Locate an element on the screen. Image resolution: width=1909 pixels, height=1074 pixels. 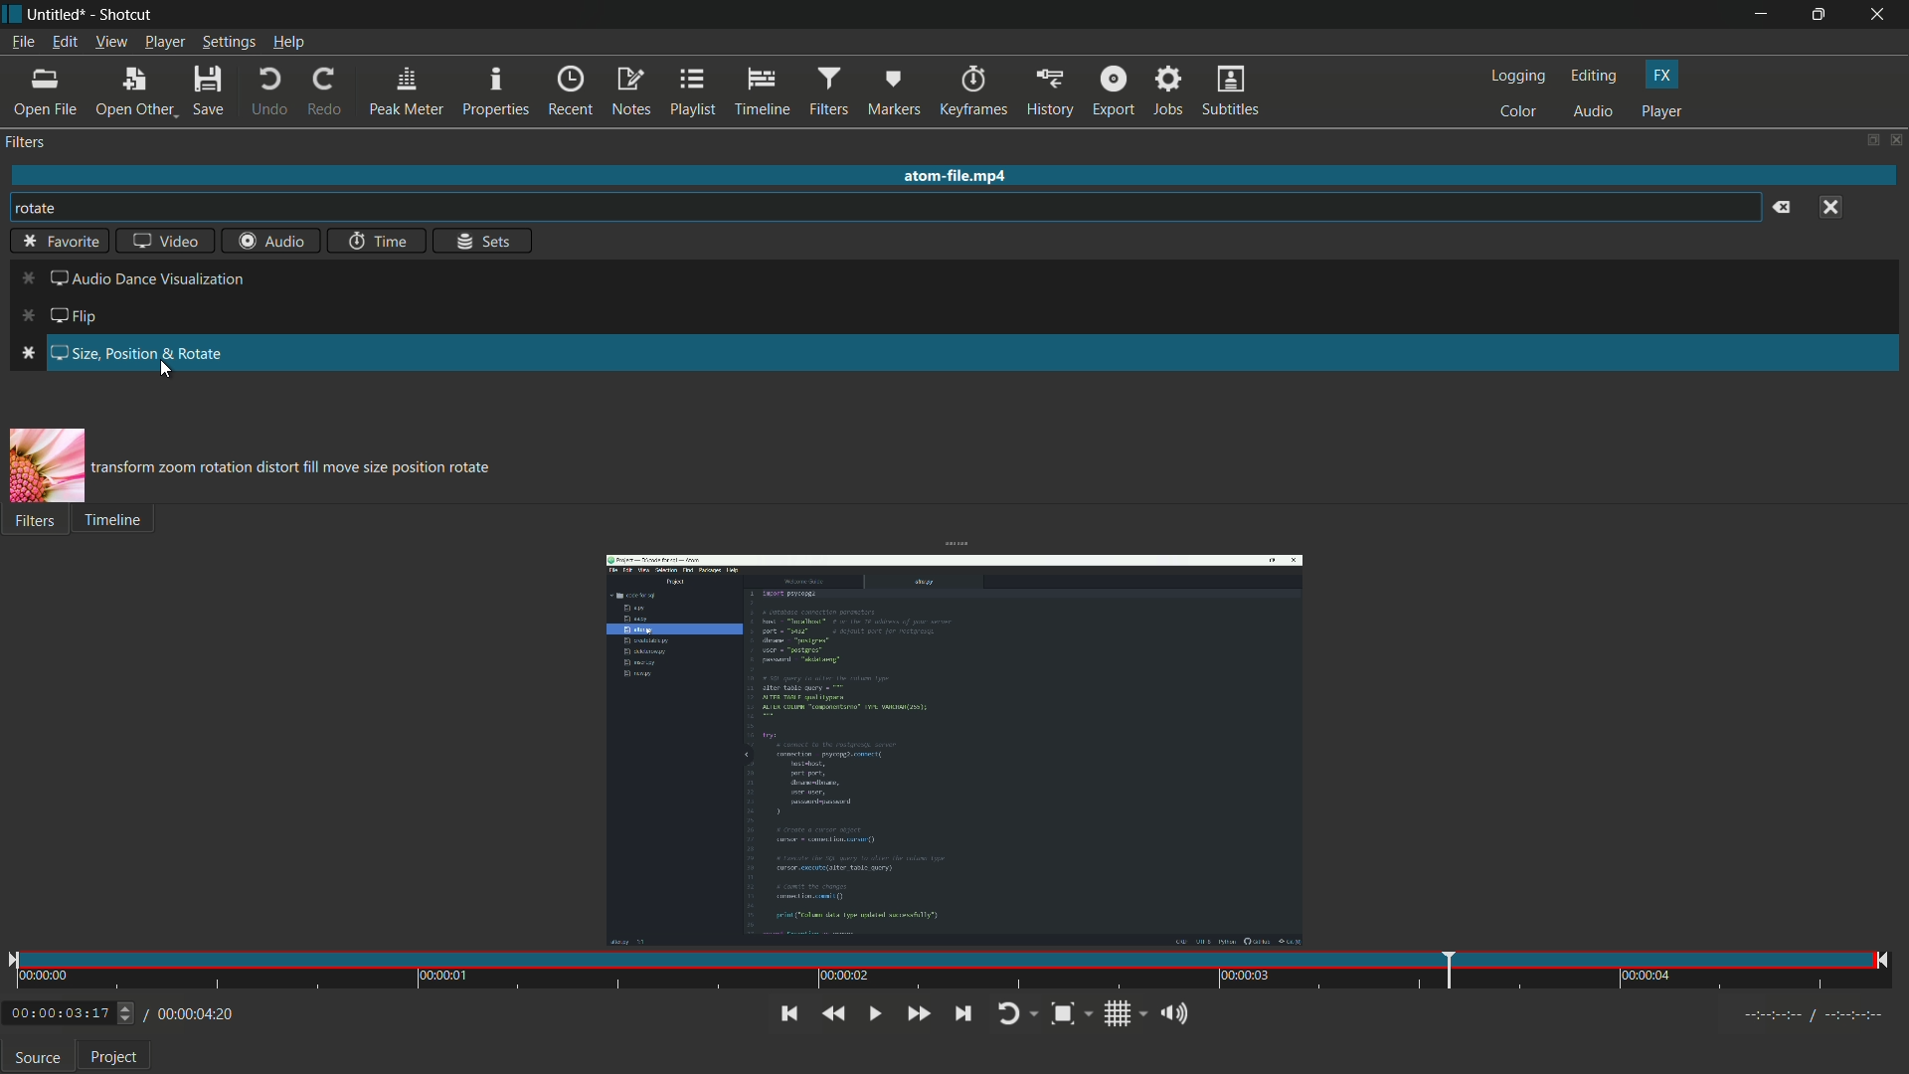
filters is located at coordinates (27, 142).